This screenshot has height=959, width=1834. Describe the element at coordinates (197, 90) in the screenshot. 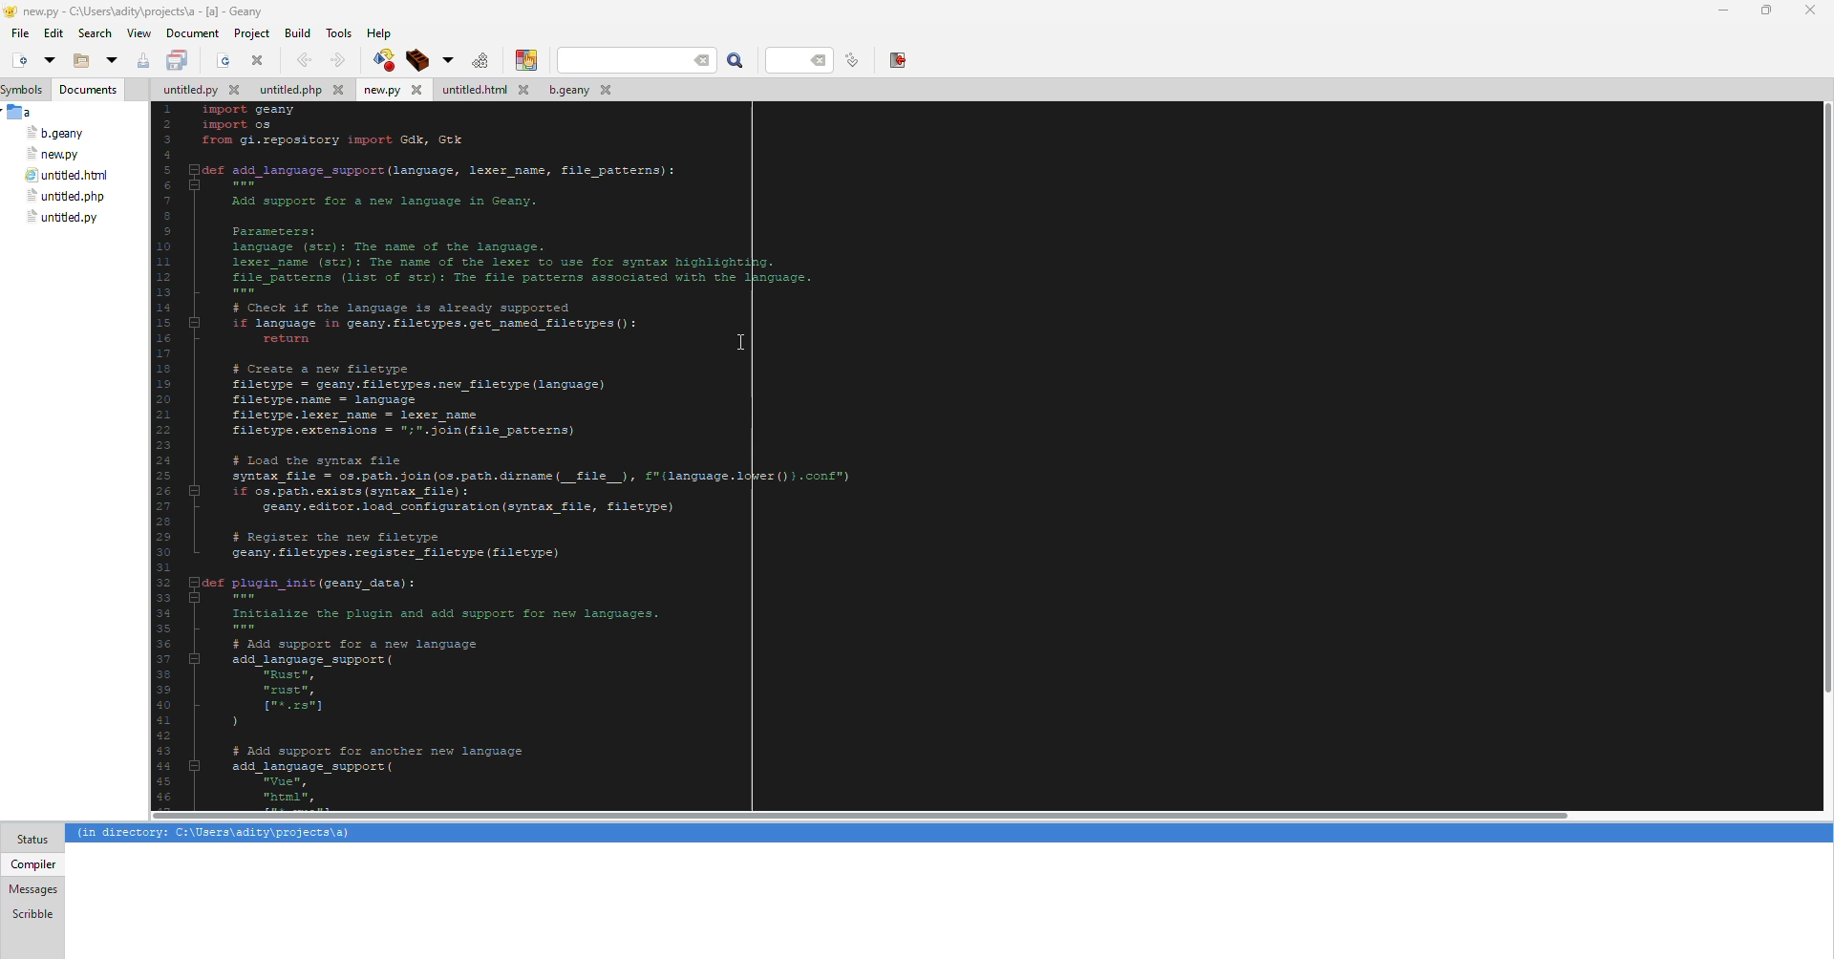

I see `file` at that location.